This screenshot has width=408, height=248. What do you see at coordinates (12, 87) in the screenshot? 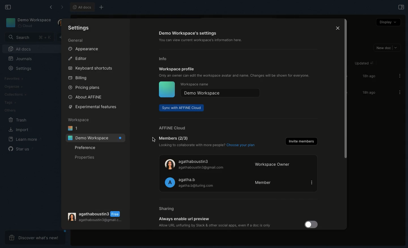
I see `Organize` at bounding box center [12, 87].